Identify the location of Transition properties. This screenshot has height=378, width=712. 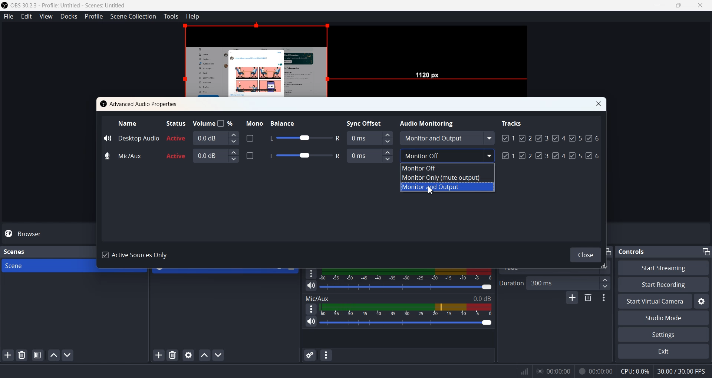
(605, 299).